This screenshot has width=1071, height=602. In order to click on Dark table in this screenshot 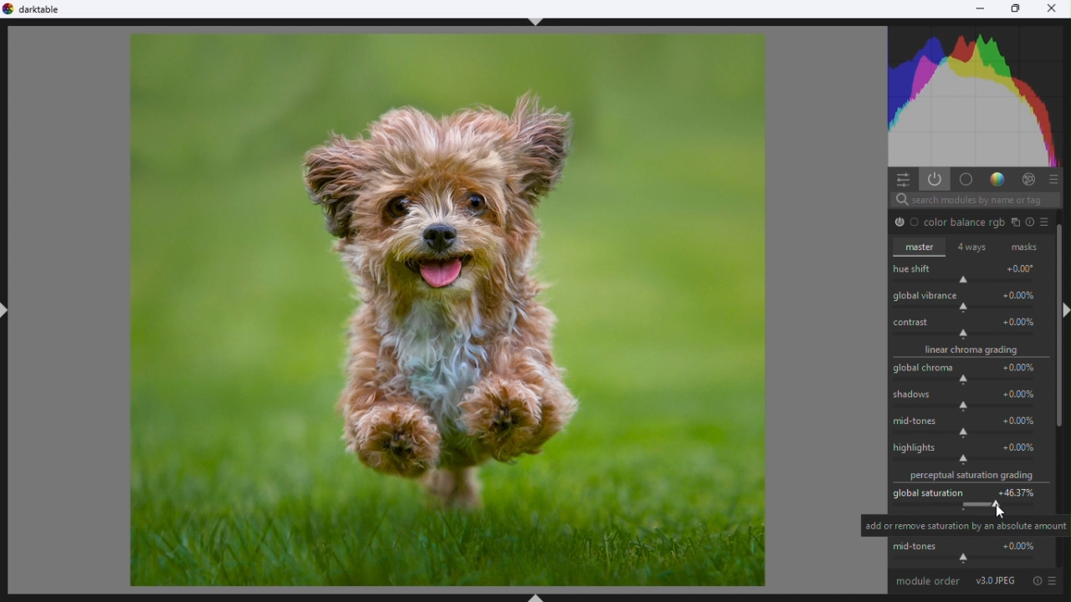, I will do `click(37, 11)`.